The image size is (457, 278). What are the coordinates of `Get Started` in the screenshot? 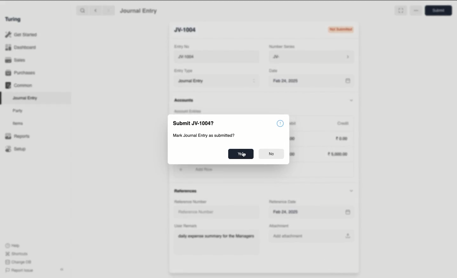 It's located at (22, 35).